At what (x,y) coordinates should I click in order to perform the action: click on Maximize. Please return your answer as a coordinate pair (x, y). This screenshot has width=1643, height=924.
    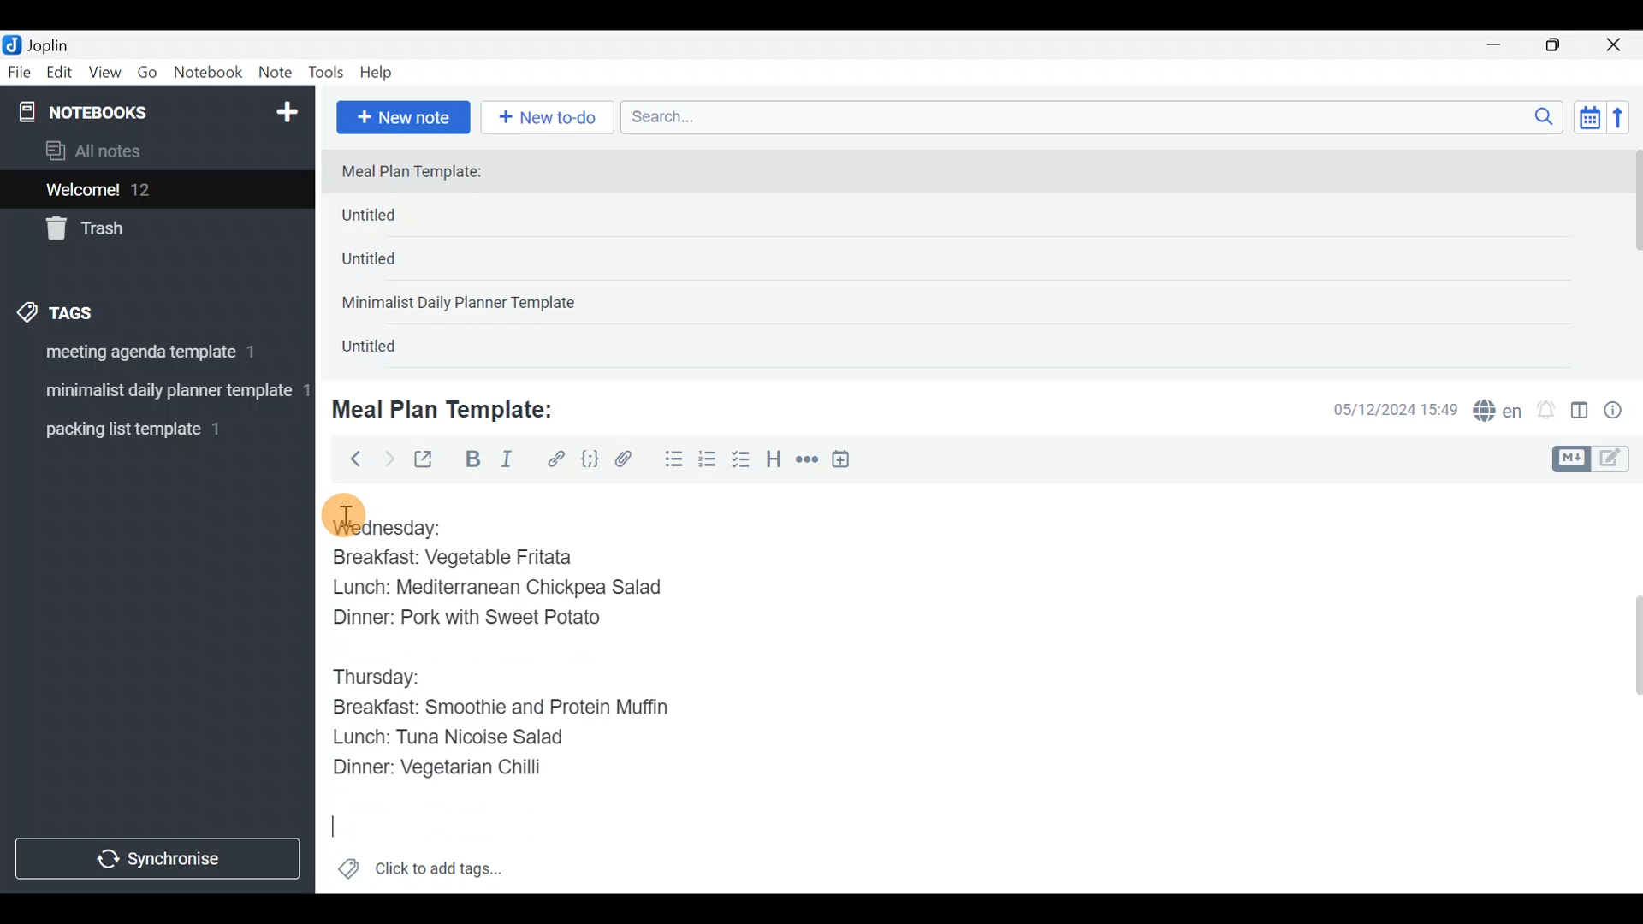
    Looking at the image, I should click on (1563, 45).